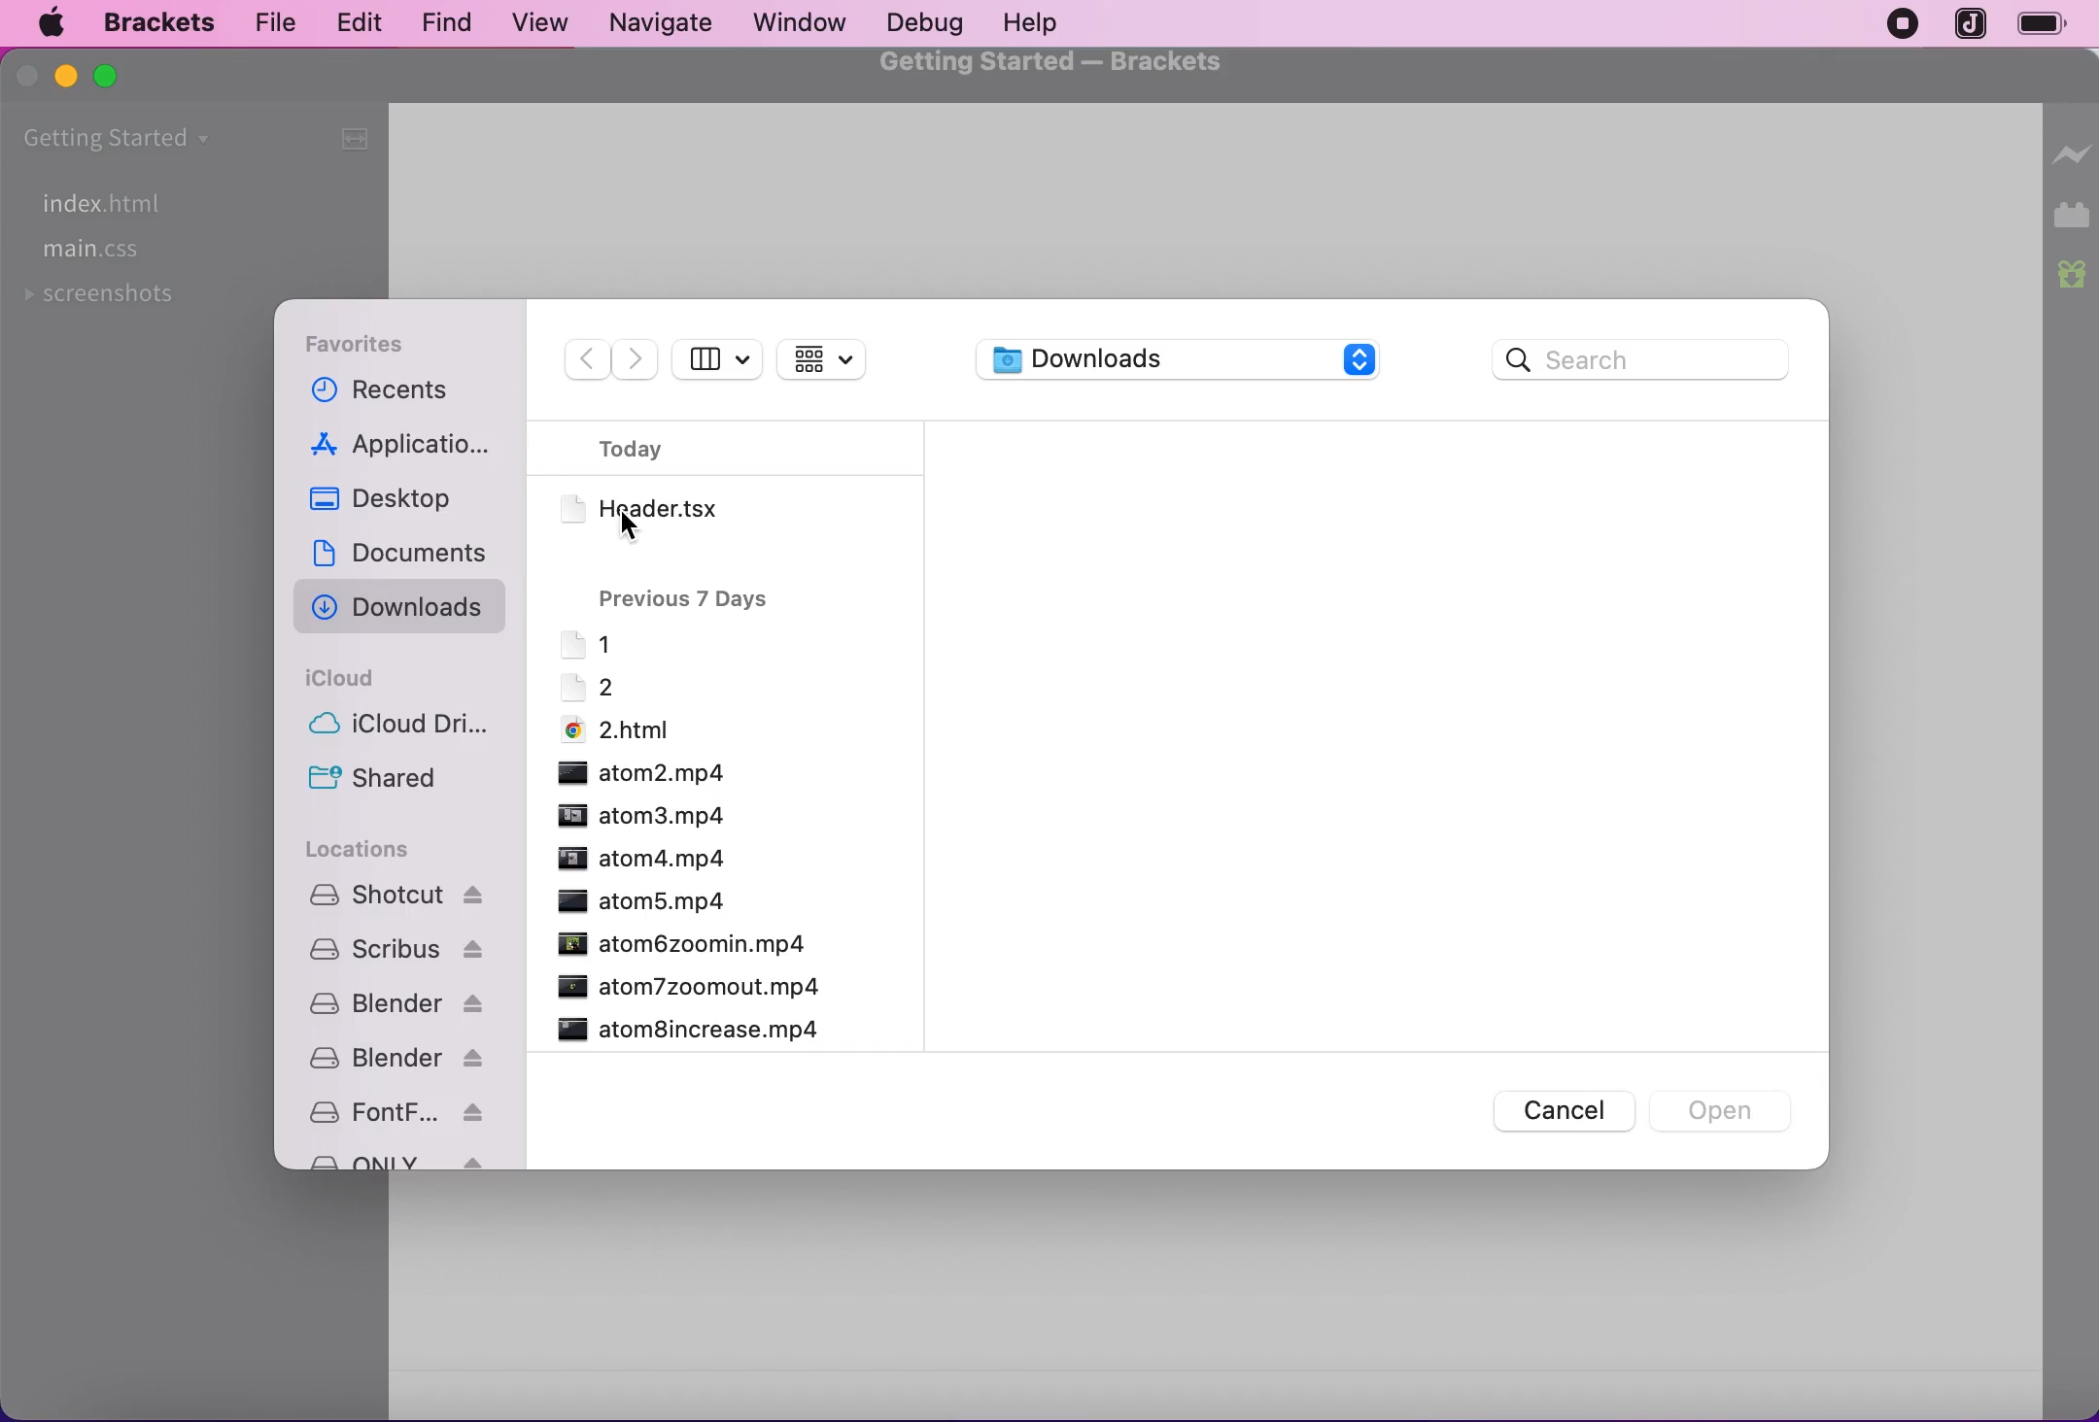 Image resolution: width=2099 pixels, height=1422 pixels. I want to click on atom4.mp4, so click(640, 858).